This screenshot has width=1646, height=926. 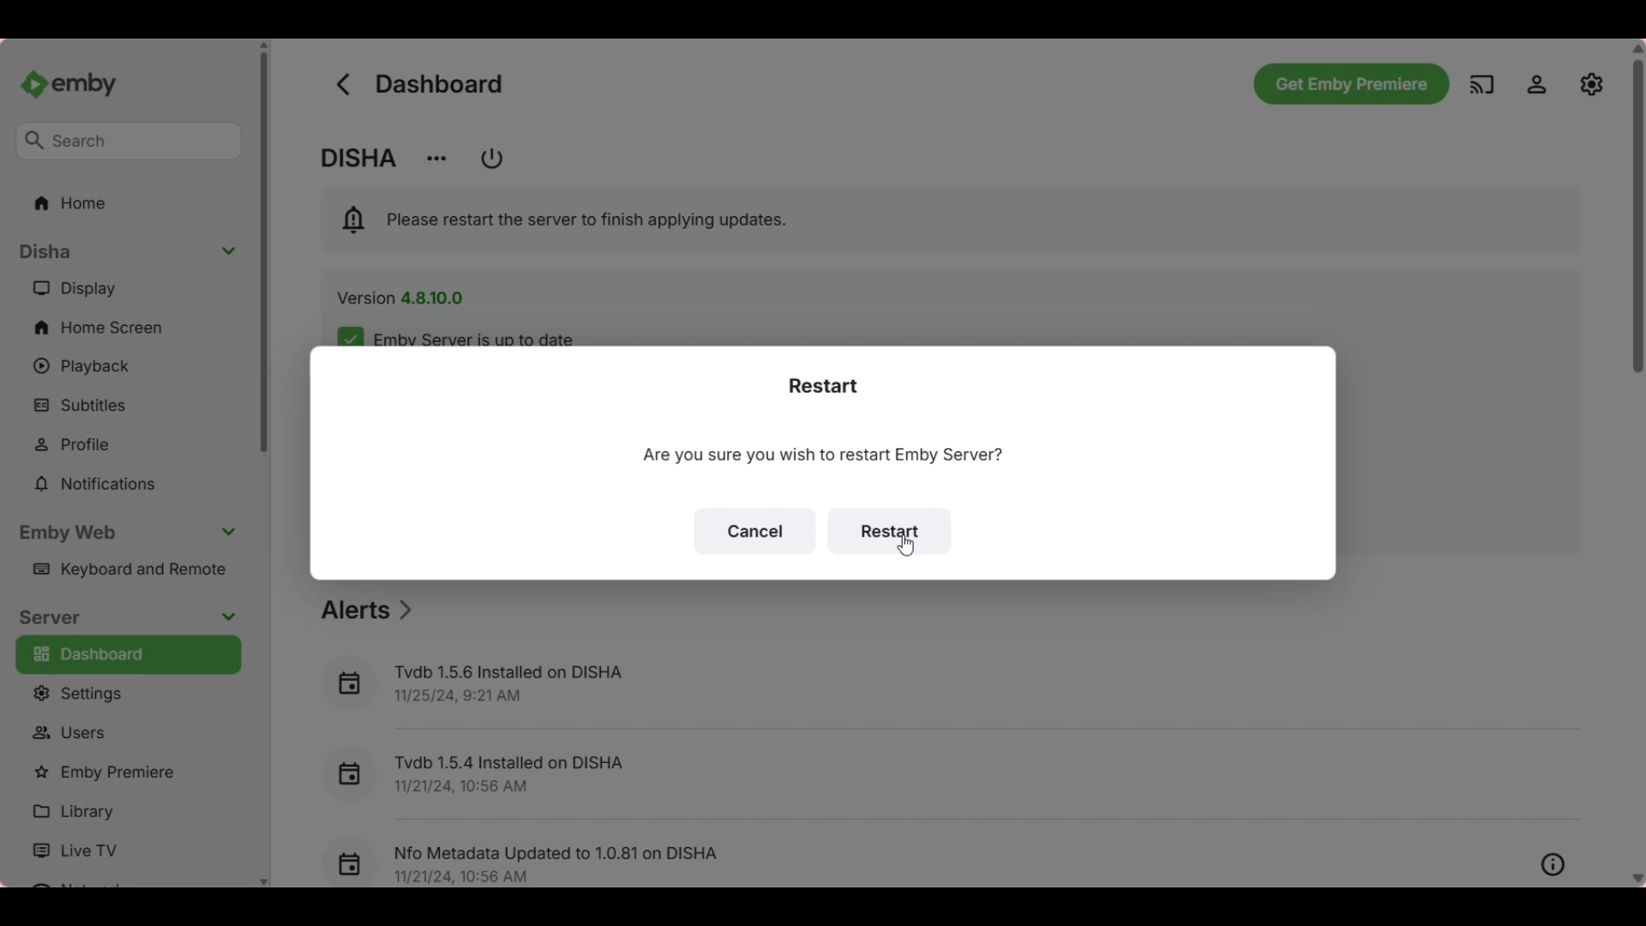 I want to click on Search box, so click(x=128, y=141).